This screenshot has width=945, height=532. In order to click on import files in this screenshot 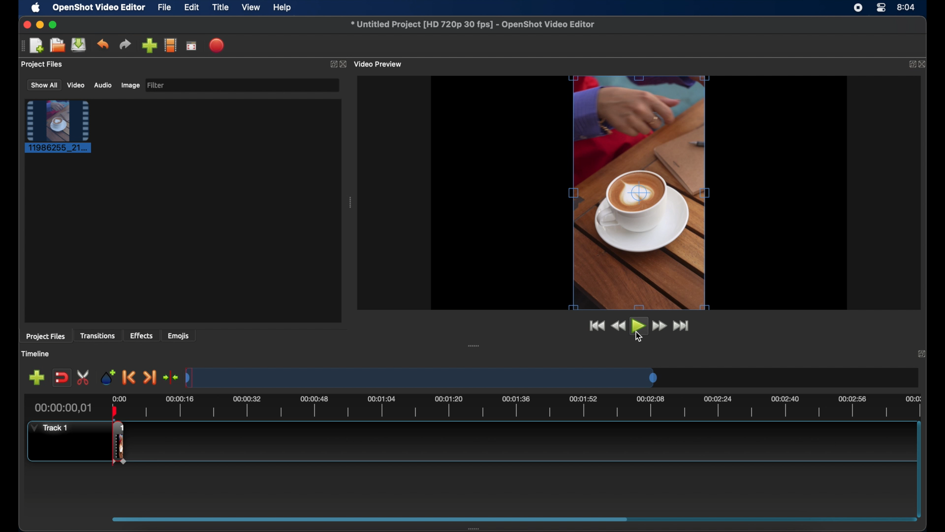, I will do `click(149, 46)`.